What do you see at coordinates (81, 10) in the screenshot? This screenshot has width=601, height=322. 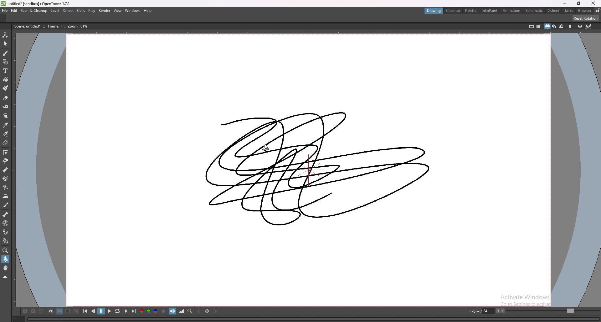 I see `cells` at bounding box center [81, 10].